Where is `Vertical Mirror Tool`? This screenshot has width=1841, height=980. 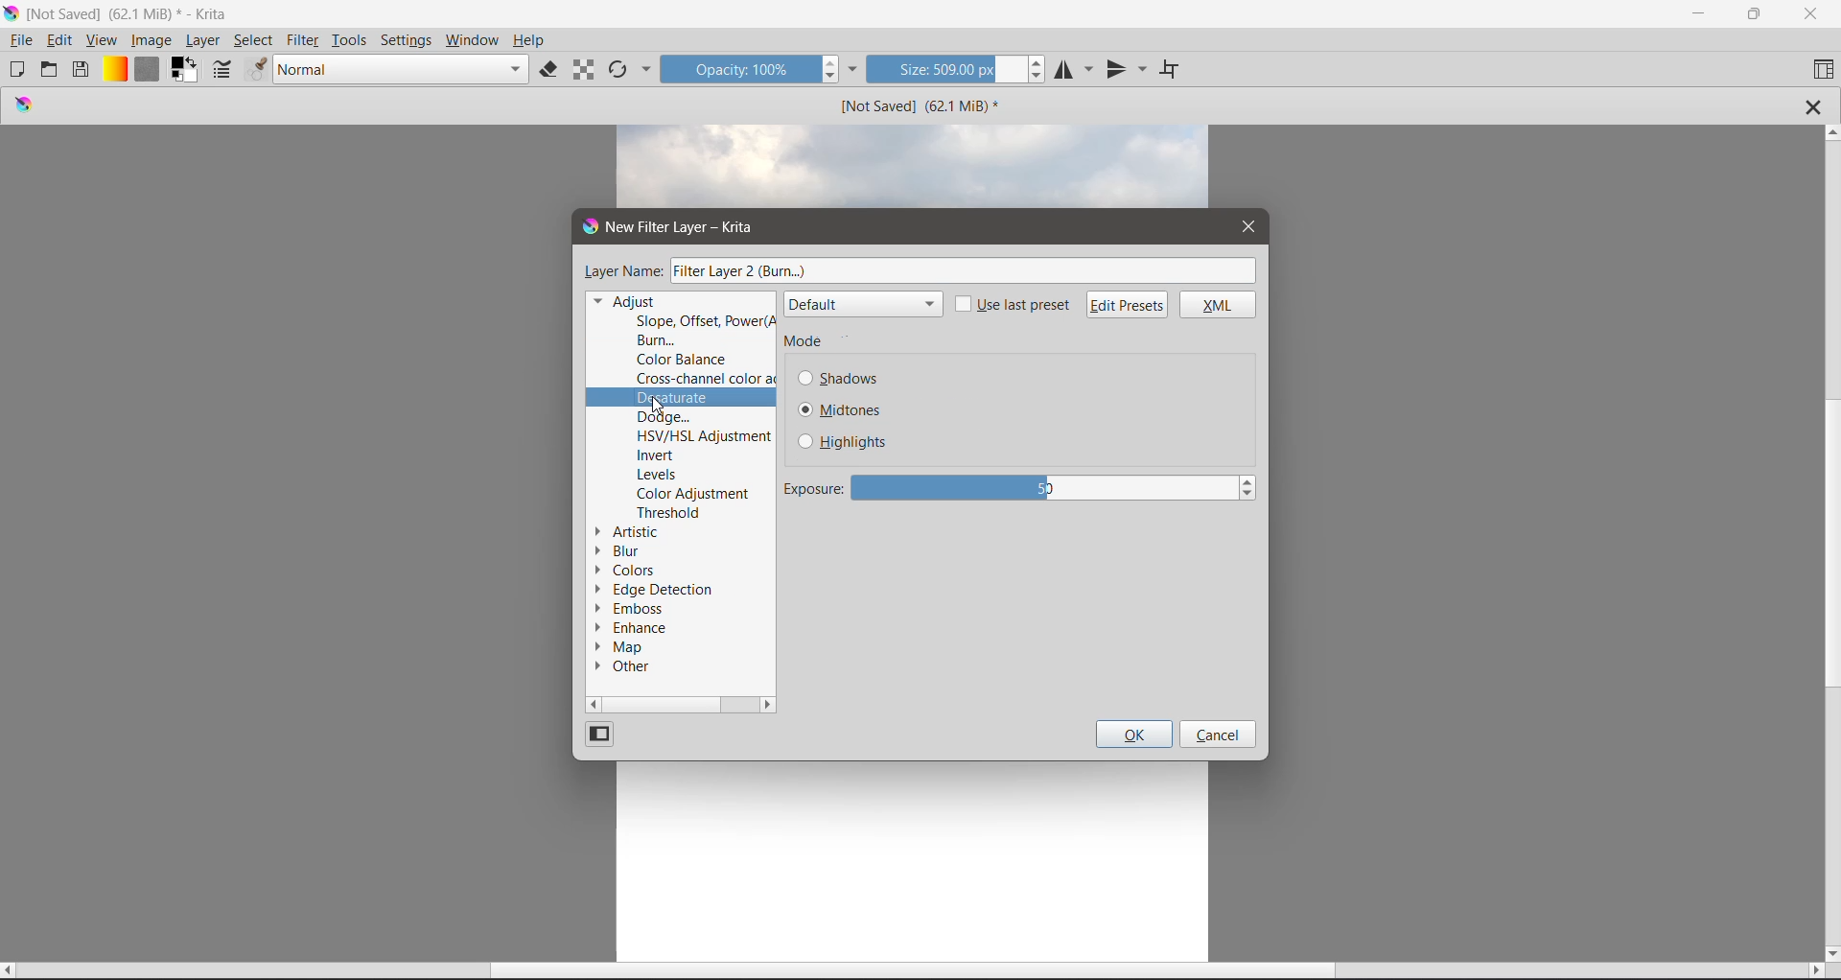
Vertical Mirror Tool is located at coordinates (1127, 70).